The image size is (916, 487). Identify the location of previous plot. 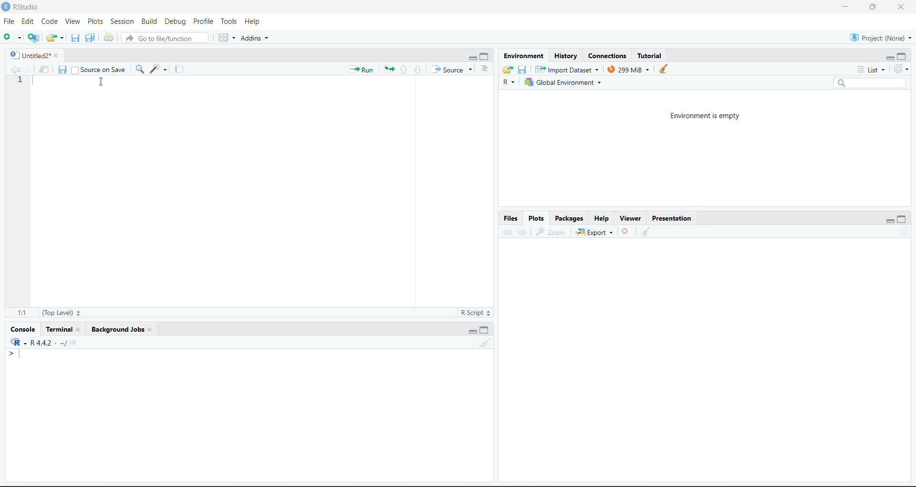
(507, 231).